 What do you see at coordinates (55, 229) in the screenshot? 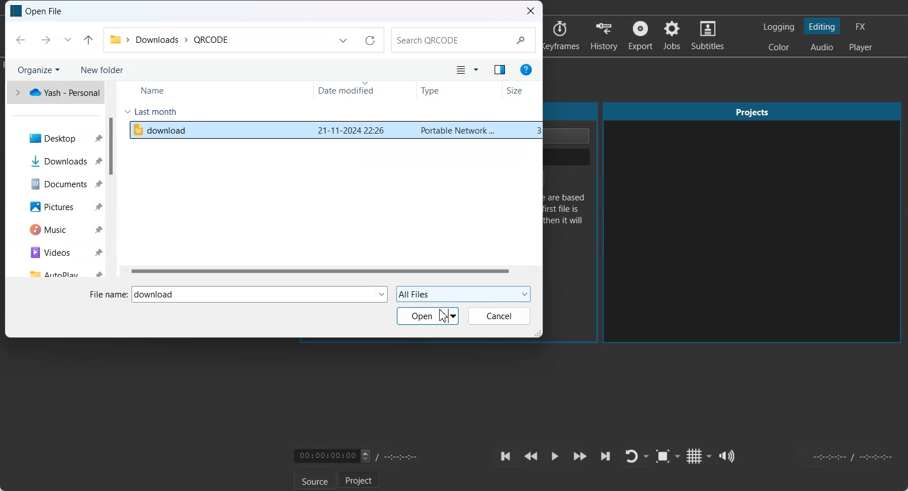
I see `Music` at bounding box center [55, 229].